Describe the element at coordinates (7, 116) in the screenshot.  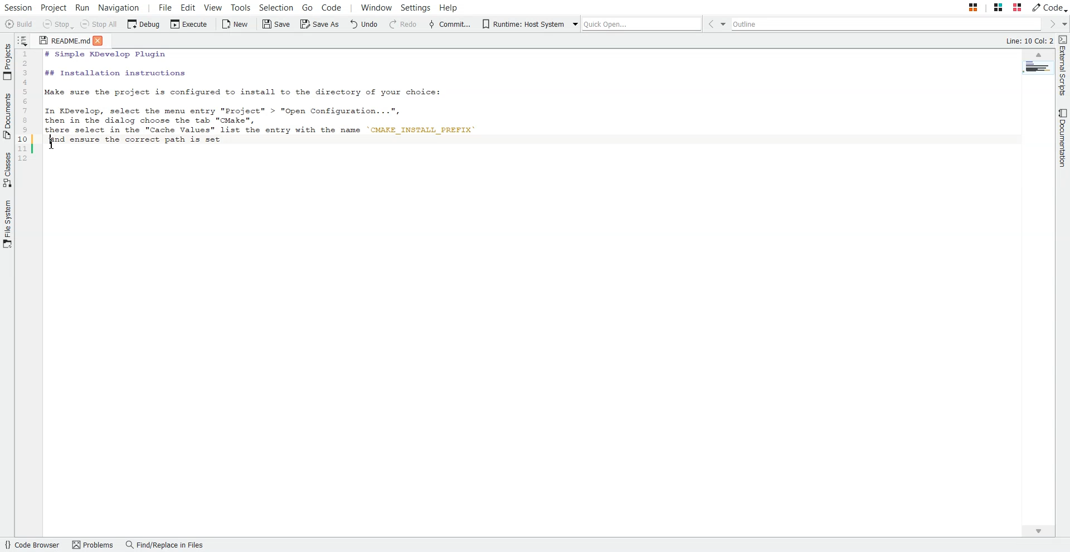
I see `Documents` at that location.